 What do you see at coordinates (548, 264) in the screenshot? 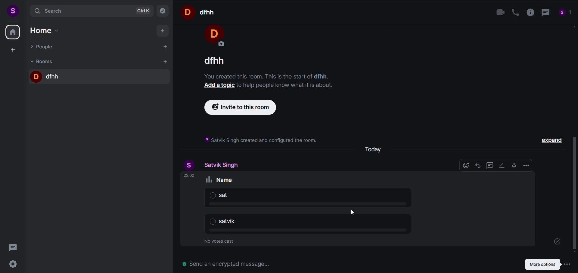
I see `more options` at bounding box center [548, 264].